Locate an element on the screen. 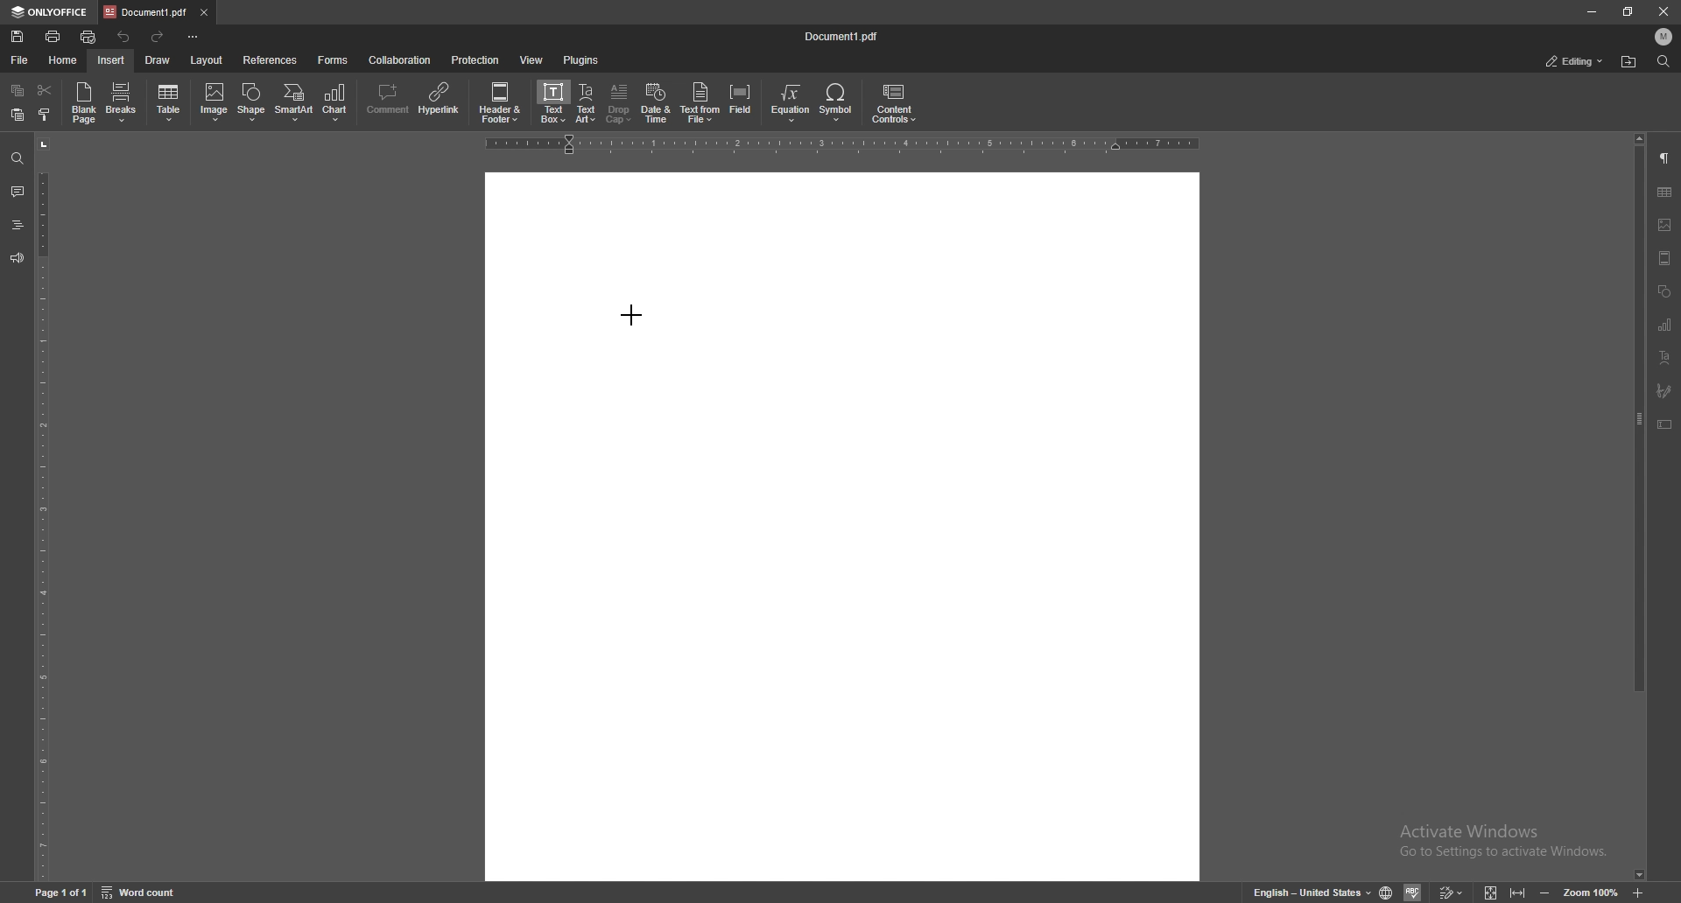  field is located at coordinates (742, 102).